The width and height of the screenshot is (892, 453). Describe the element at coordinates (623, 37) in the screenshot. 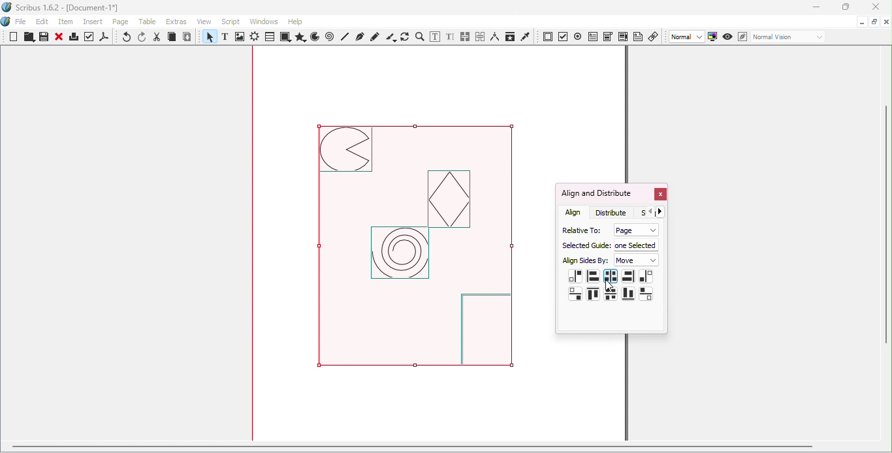

I see `PDF list box` at that location.